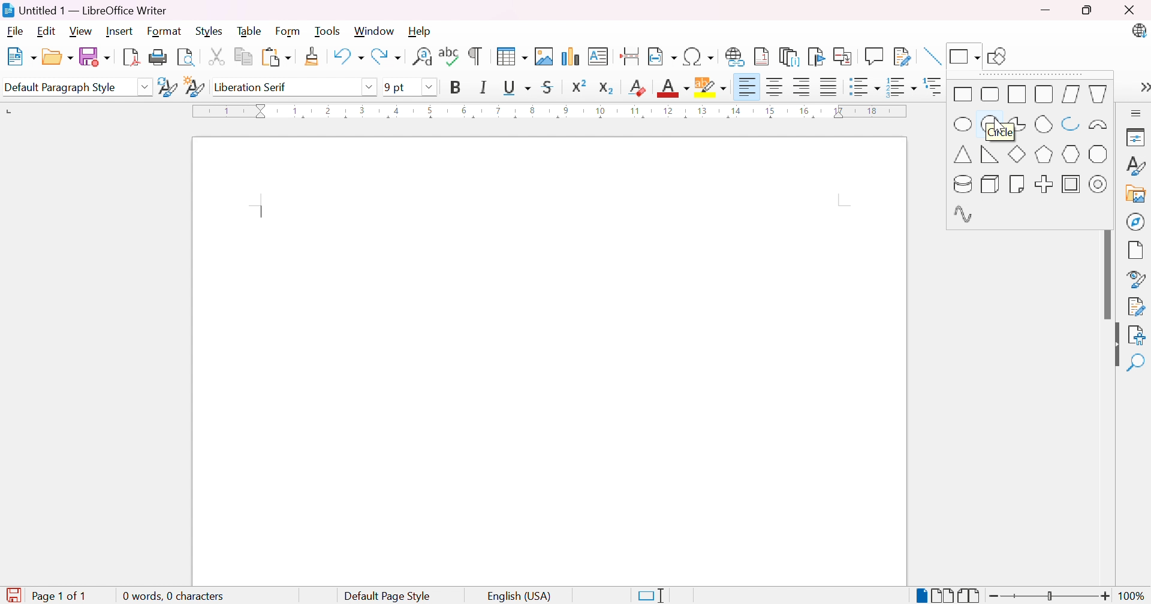 This screenshot has height=604, width=1151. I want to click on Arc, so click(1071, 122).